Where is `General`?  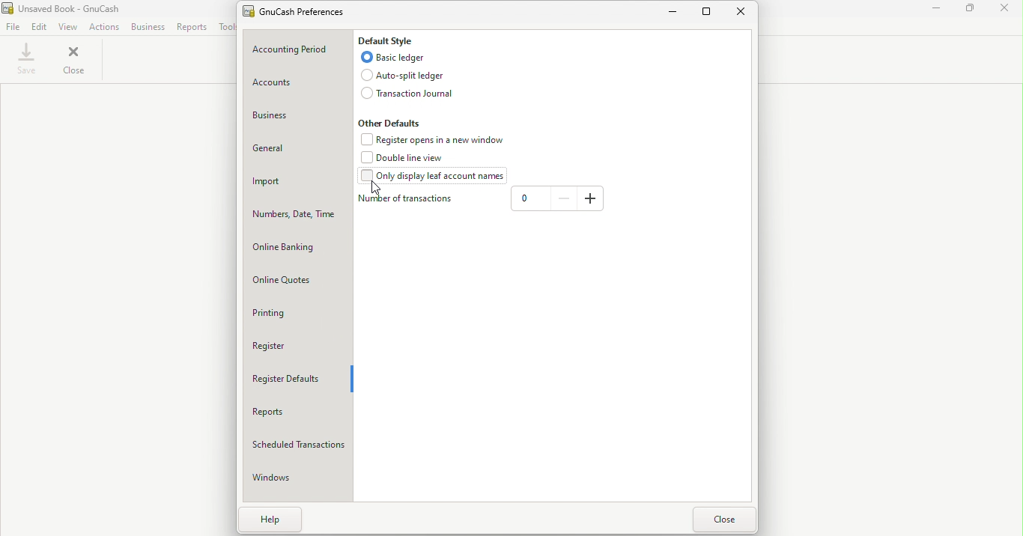
General is located at coordinates (298, 151).